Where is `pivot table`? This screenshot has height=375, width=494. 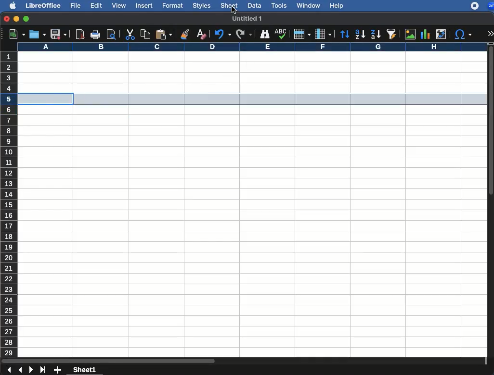
pivot table is located at coordinates (440, 34).